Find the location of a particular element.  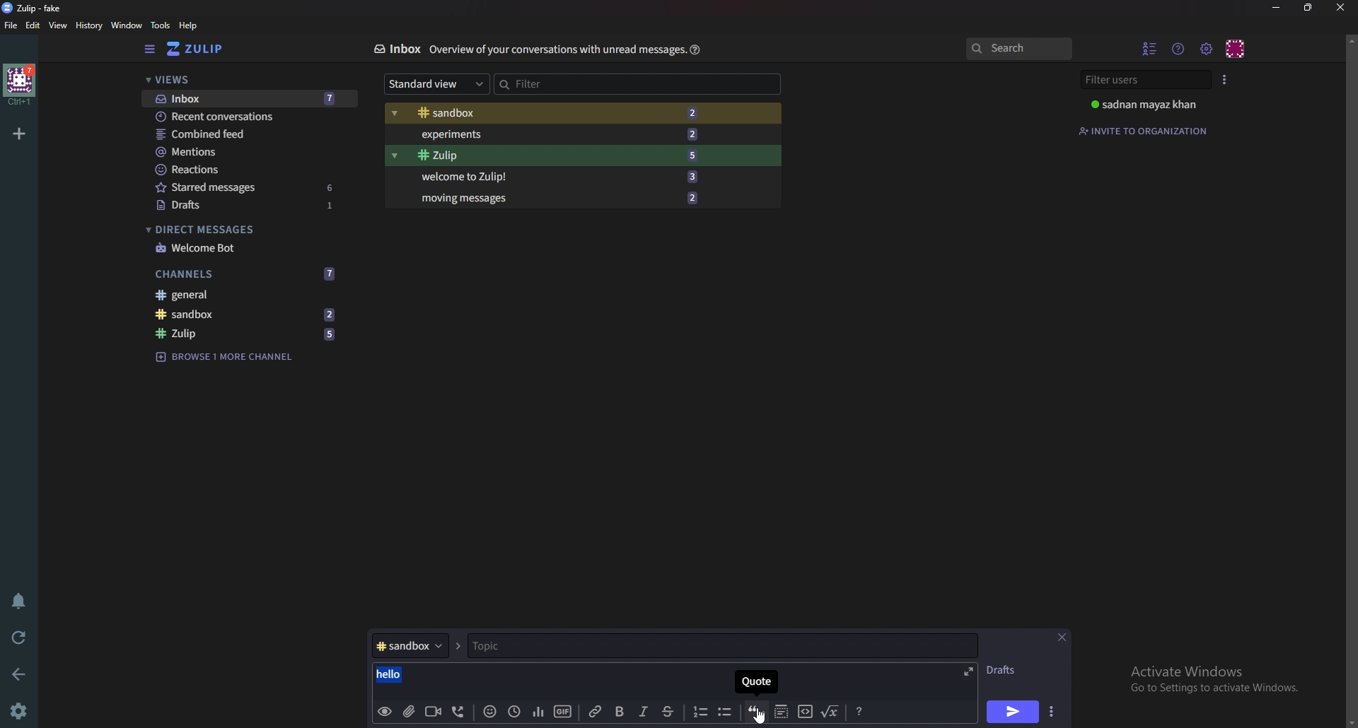

5 is located at coordinates (330, 333).